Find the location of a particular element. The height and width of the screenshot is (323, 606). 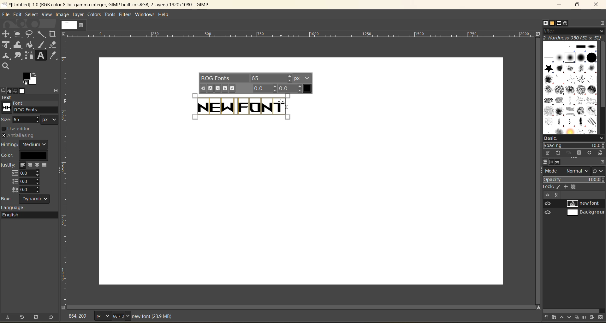

view is located at coordinates (46, 14).